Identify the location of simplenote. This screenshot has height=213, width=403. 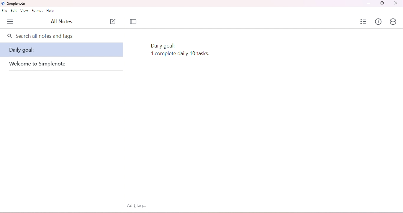
(14, 4).